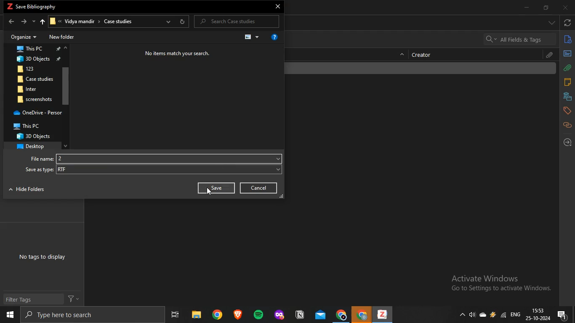  What do you see at coordinates (11, 23) in the screenshot?
I see `back` at bounding box center [11, 23].